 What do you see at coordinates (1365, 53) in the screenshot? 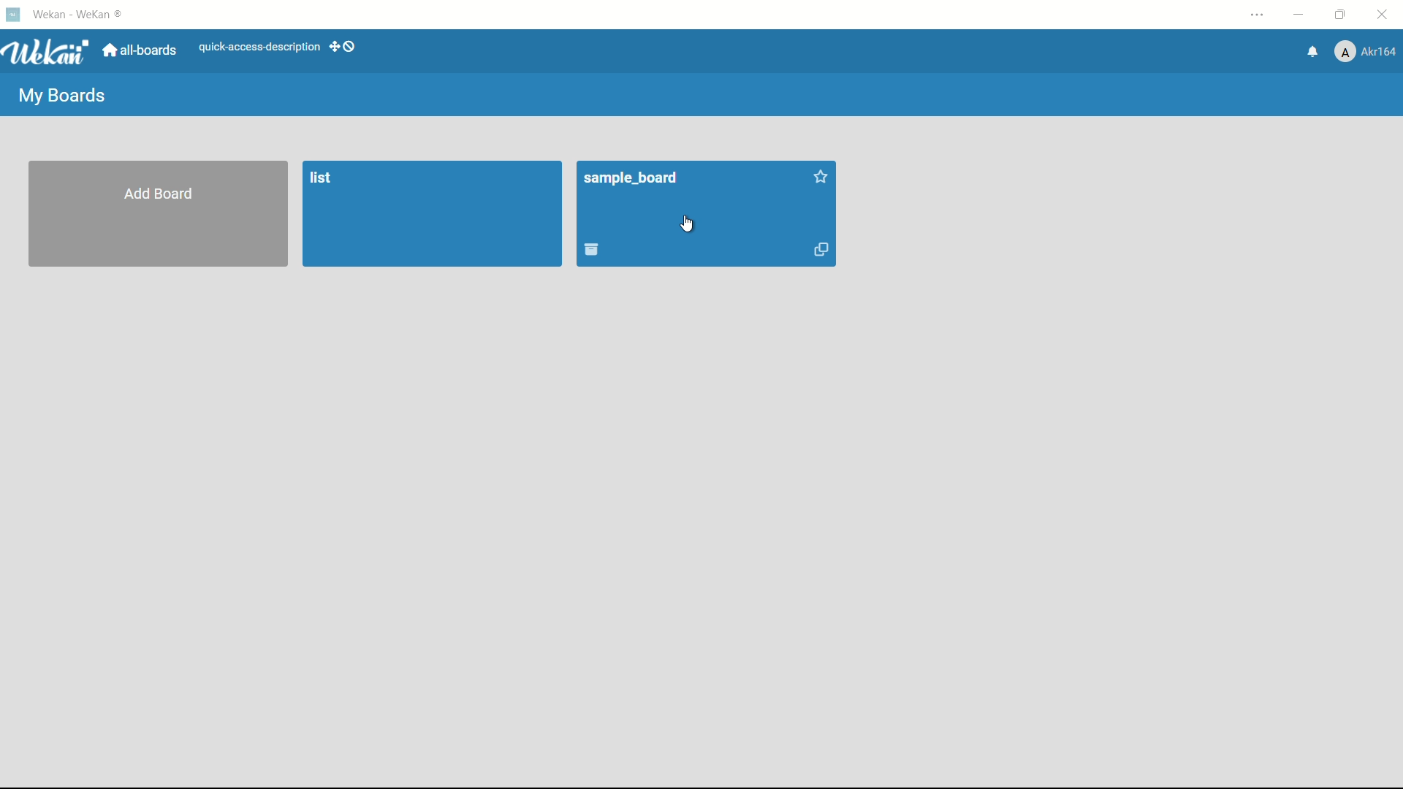
I see `profile` at bounding box center [1365, 53].